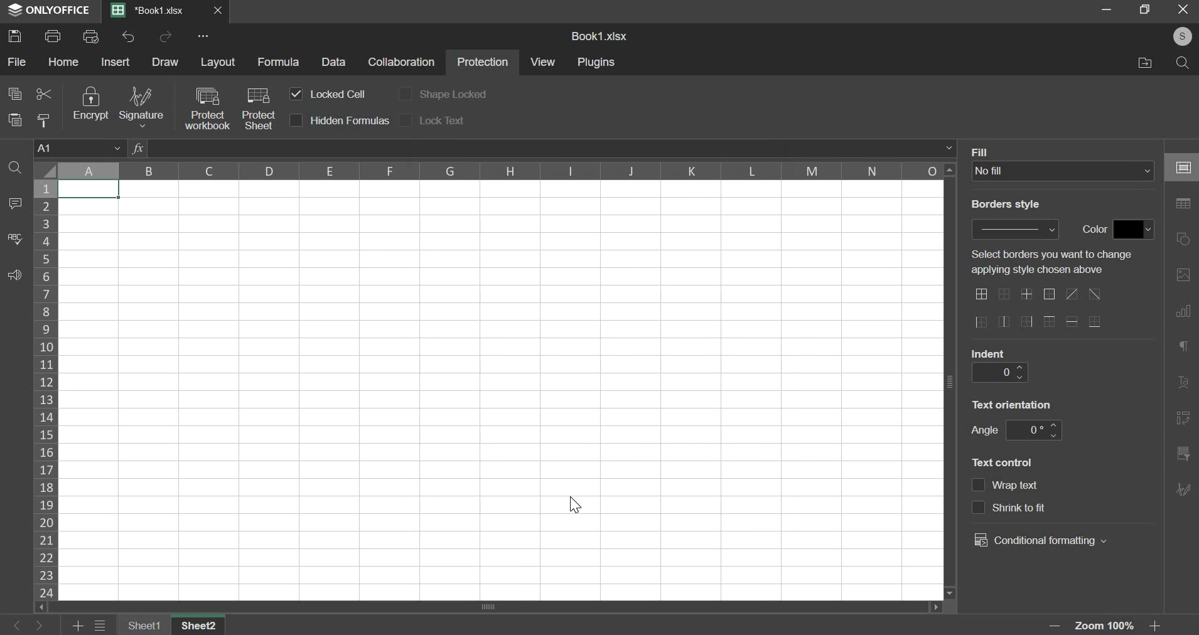  What do you see at coordinates (1005, 461) in the screenshot?
I see `text control` at bounding box center [1005, 461].